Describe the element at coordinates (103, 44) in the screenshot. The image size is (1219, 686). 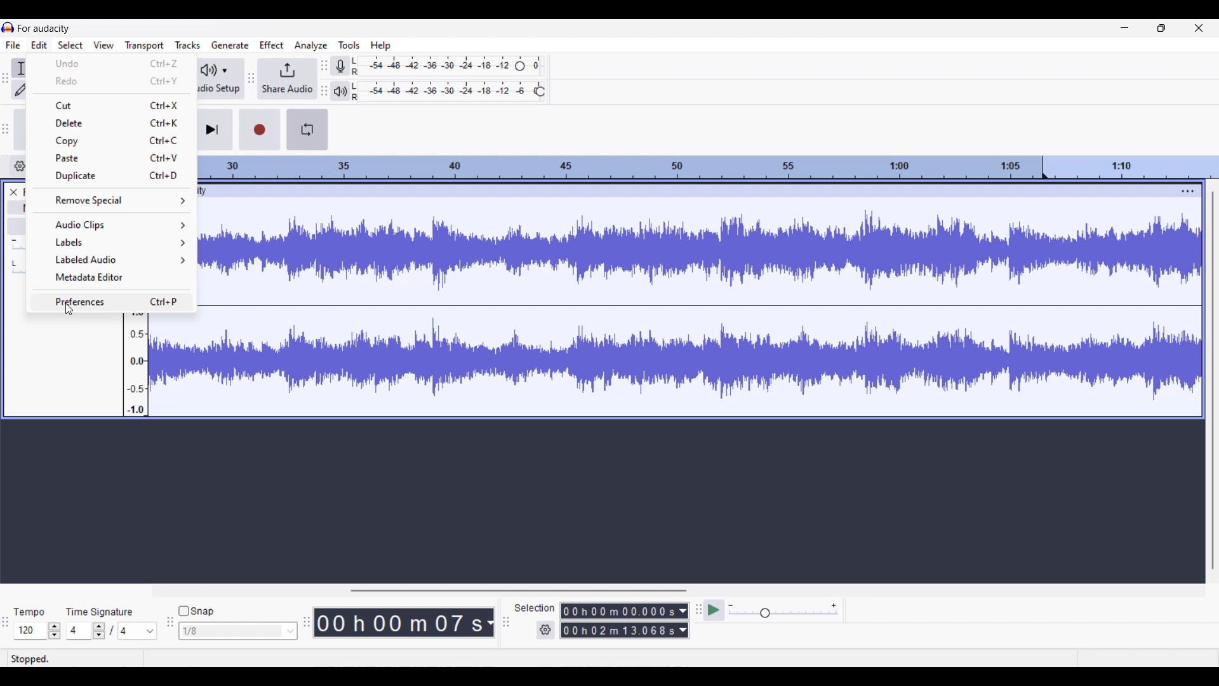
I see `View menu` at that location.